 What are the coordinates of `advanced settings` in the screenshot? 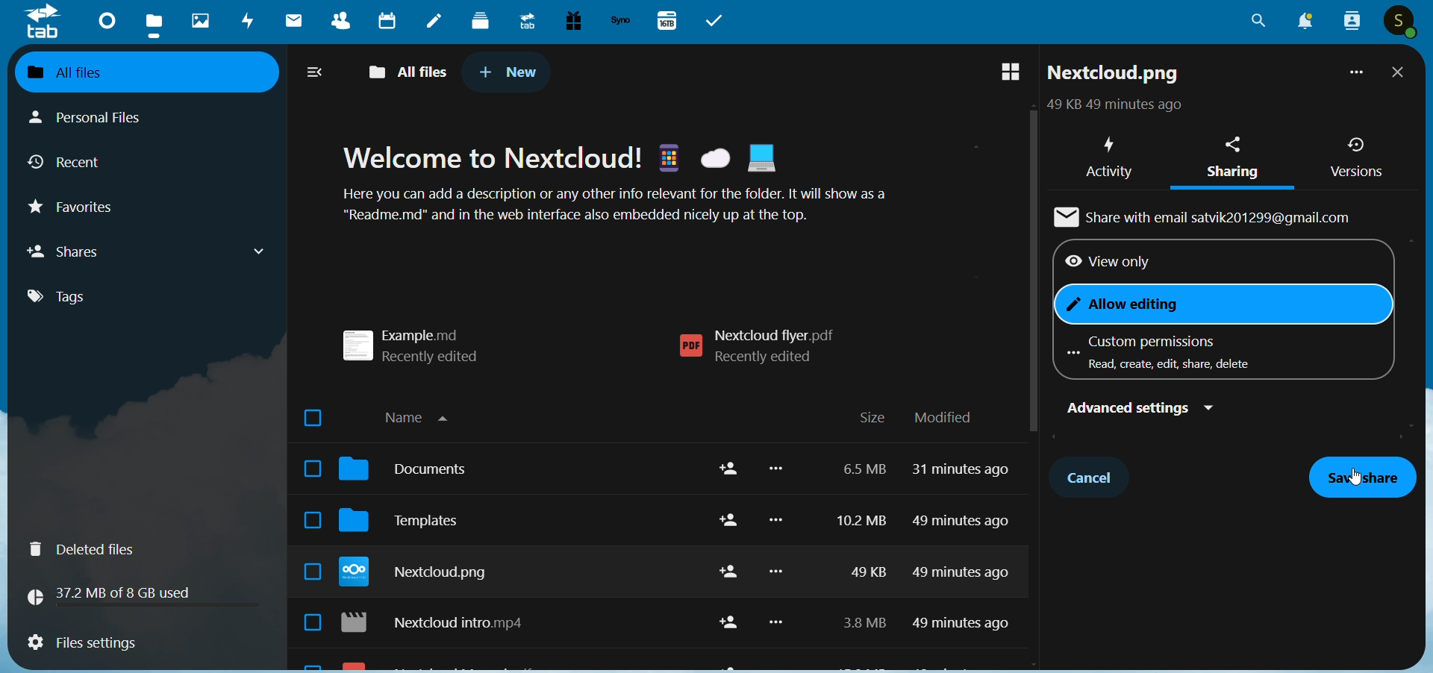 It's located at (1134, 407).